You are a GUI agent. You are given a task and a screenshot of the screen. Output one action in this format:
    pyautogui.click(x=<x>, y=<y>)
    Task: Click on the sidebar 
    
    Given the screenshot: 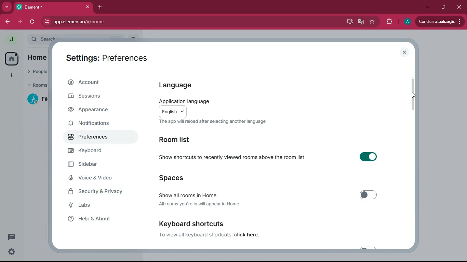 What is the action you would take?
    pyautogui.click(x=97, y=165)
    